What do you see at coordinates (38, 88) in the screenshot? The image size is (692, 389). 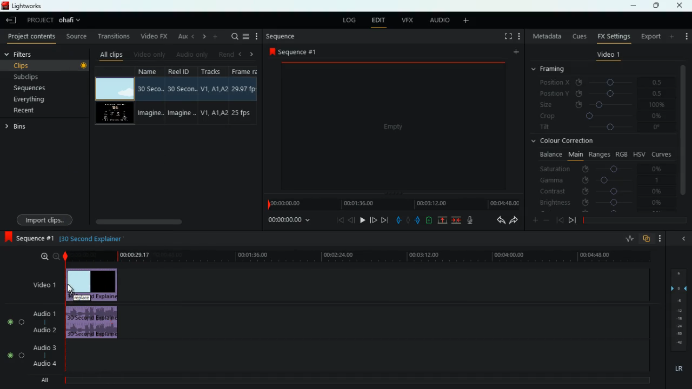 I see `sequences` at bounding box center [38, 88].